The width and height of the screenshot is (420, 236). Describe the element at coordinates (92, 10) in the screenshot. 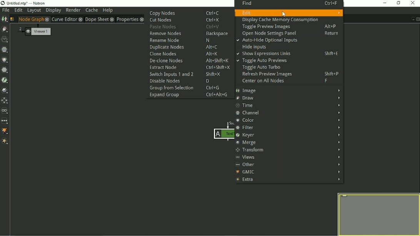

I see `Cache` at that location.